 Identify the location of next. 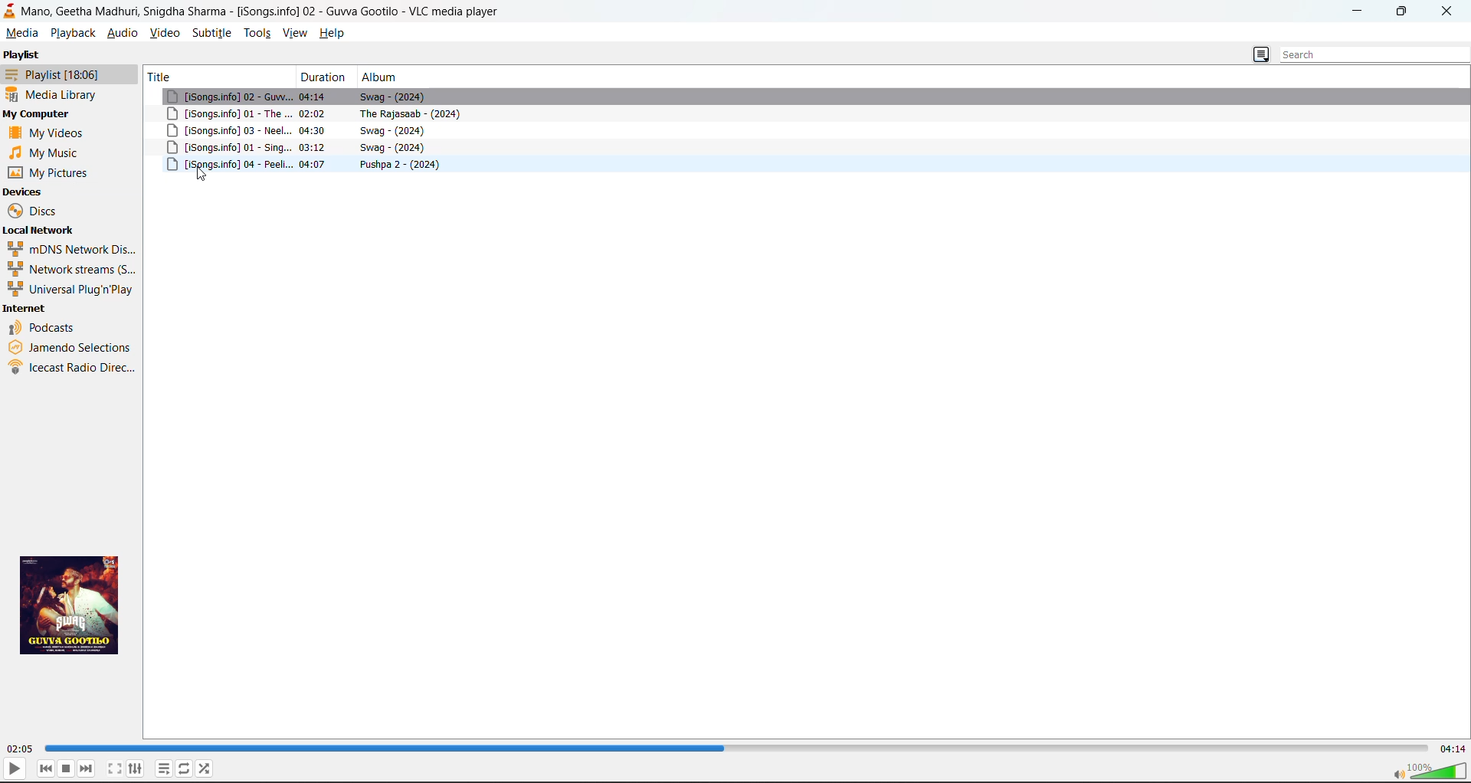
(87, 768).